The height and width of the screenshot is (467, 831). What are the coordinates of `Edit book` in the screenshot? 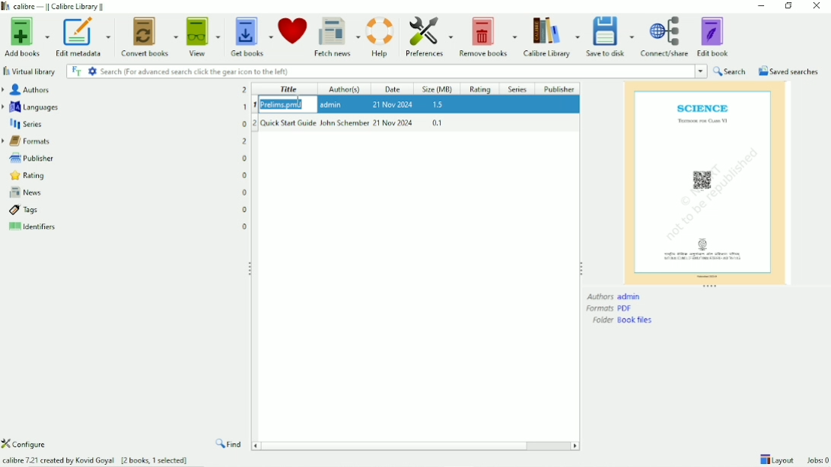 It's located at (715, 36).